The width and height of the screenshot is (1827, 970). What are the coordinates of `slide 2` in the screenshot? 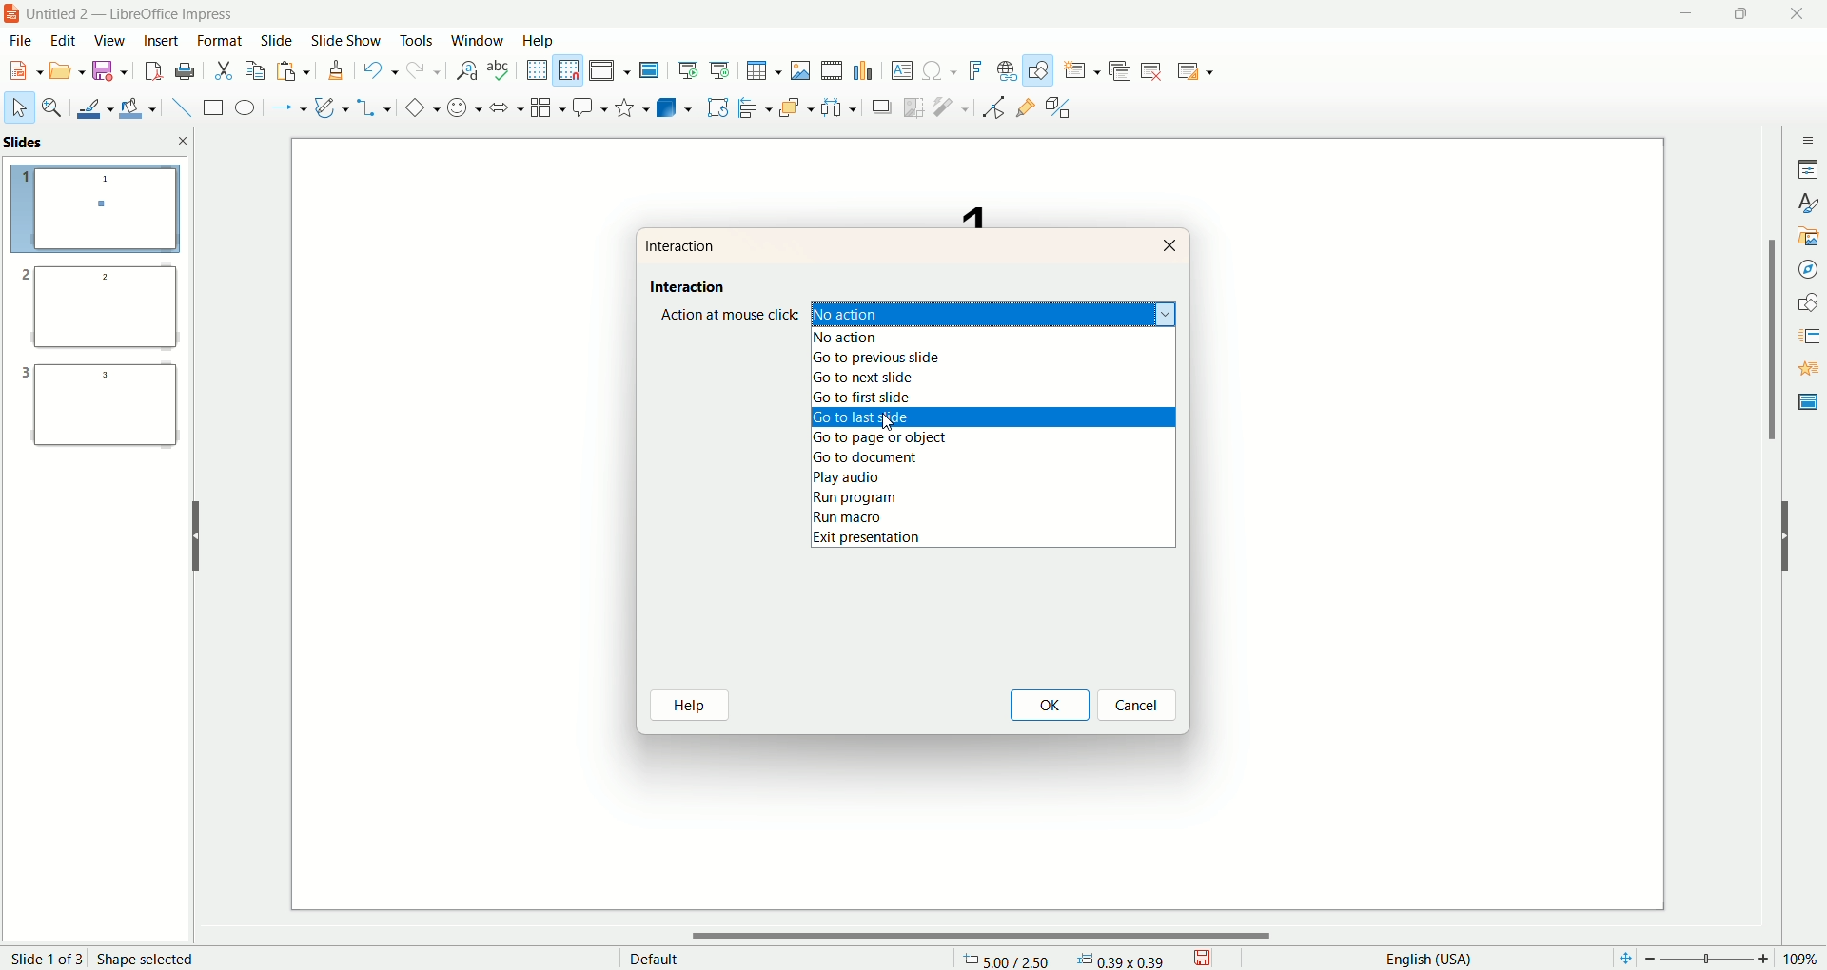 It's located at (95, 312).